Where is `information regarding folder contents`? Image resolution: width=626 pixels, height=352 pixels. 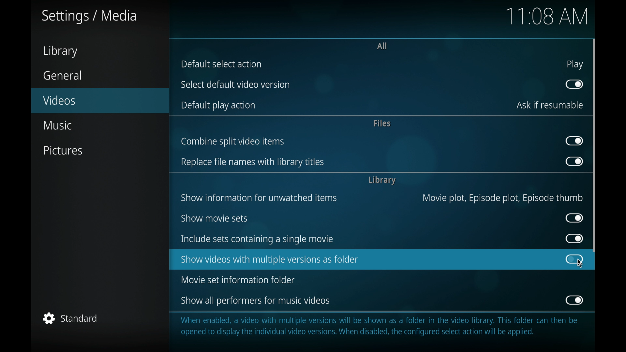 information regarding folder contents is located at coordinates (380, 327).